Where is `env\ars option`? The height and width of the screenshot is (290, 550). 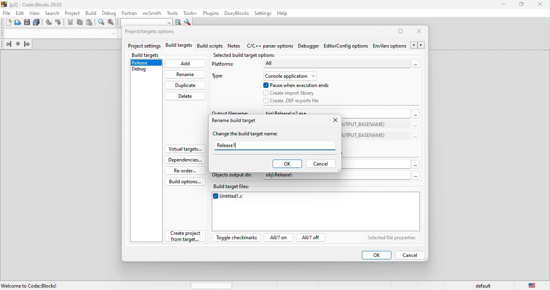
env\ars option is located at coordinates (389, 46).